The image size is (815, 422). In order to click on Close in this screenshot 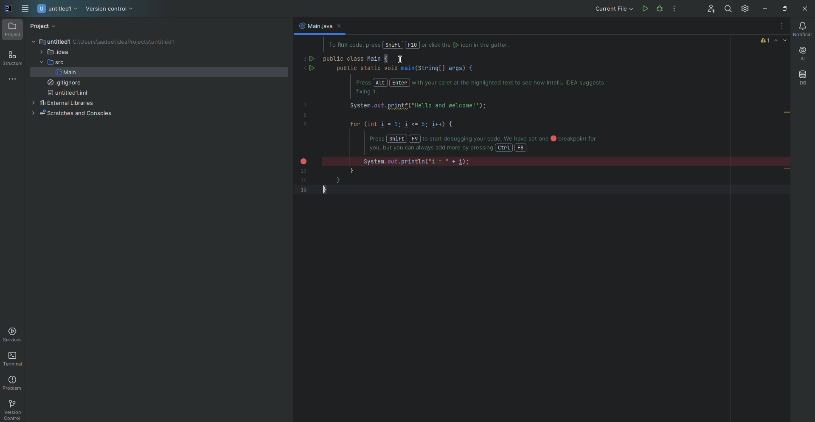, I will do `click(803, 9)`.